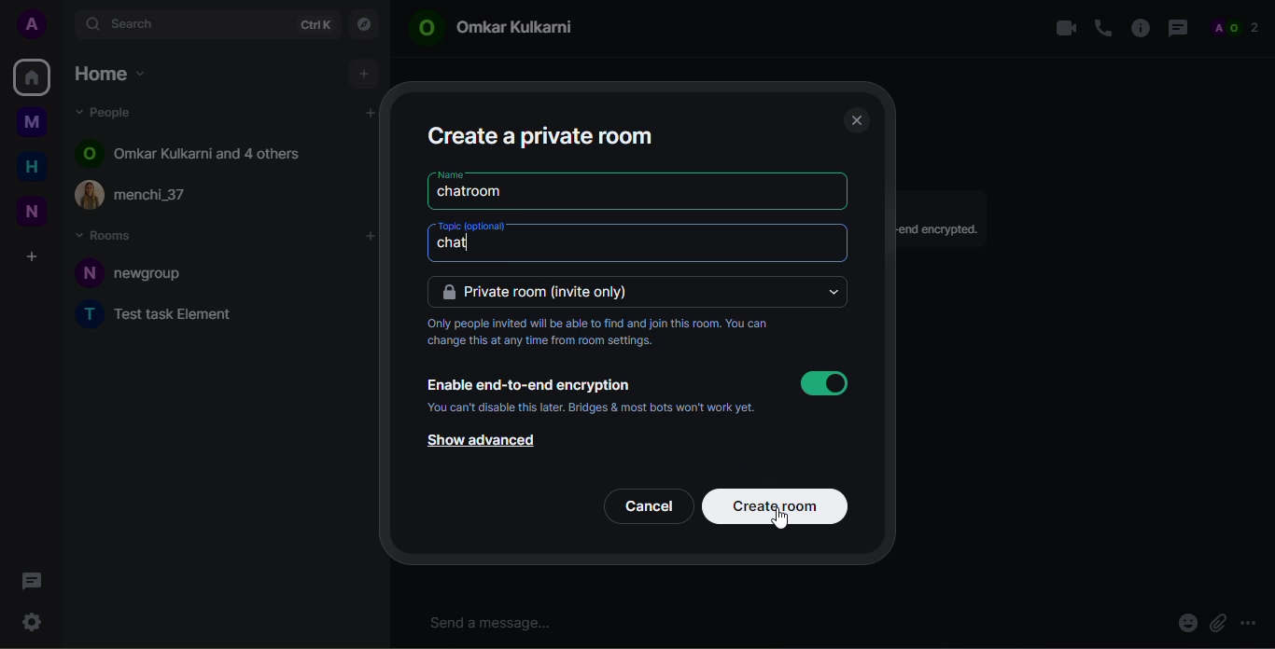  What do you see at coordinates (477, 441) in the screenshot?
I see `show advanced` at bounding box center [477, 441].